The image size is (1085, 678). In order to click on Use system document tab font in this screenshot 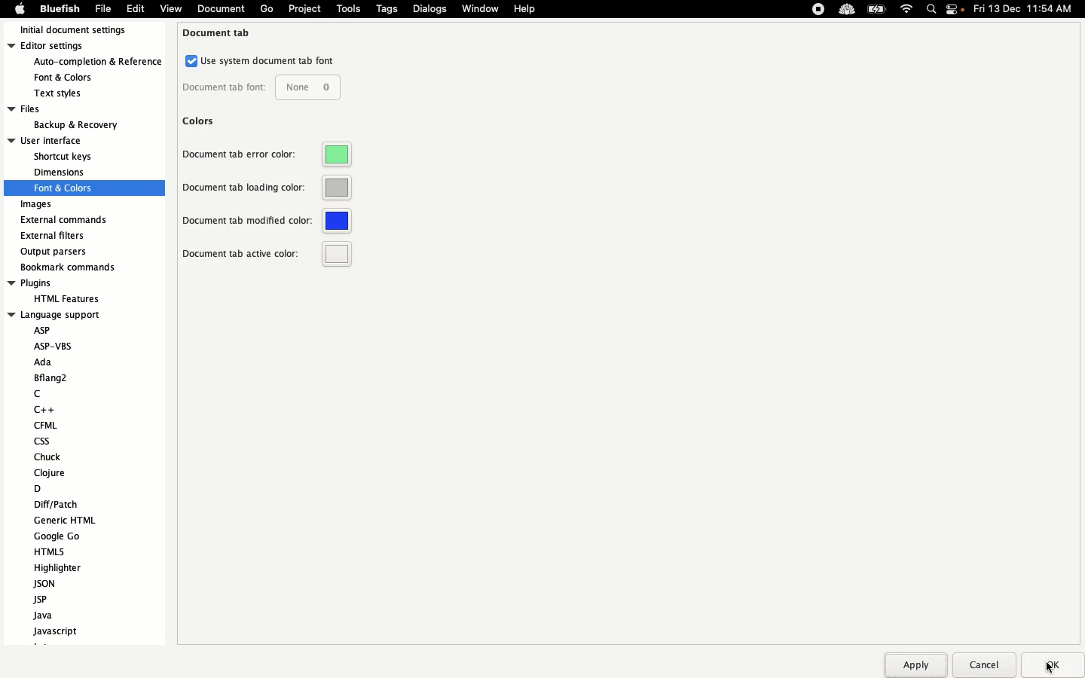, I will do `click(261, 61)`.